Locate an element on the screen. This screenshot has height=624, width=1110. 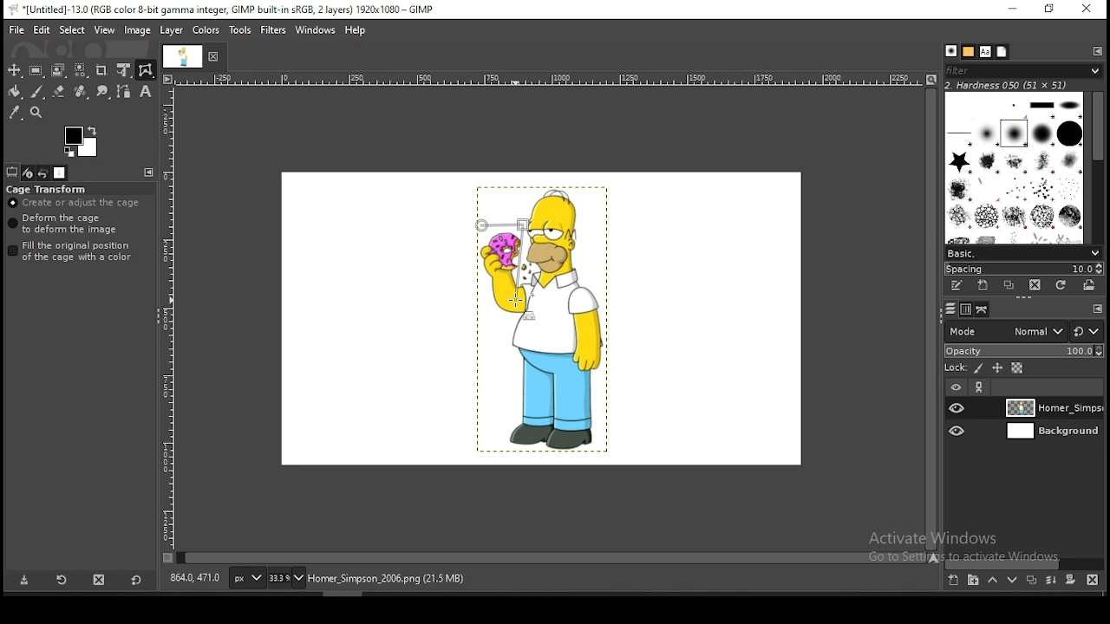
create a new brush is located at coordinates (985, 287).